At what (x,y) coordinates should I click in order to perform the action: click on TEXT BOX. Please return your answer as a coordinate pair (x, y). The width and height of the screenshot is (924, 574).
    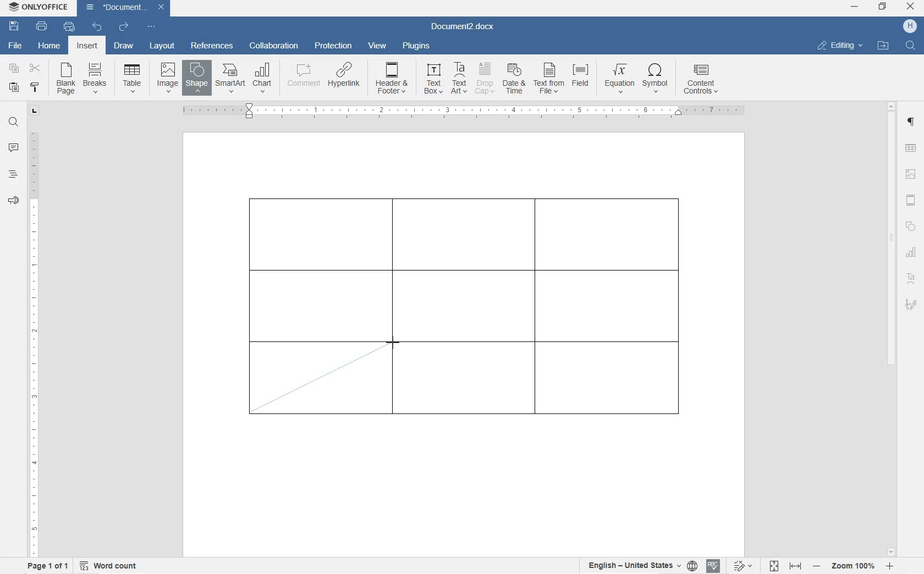
    Looking at the image, I should click on (432, 80).